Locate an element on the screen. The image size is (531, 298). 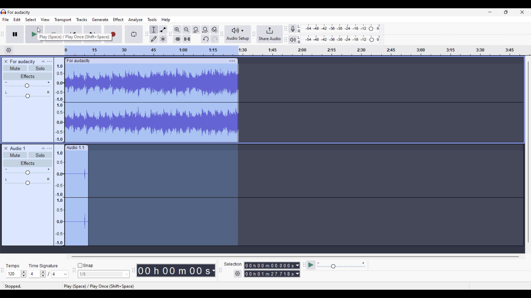
Current duration is located at coordinates (174, 270).